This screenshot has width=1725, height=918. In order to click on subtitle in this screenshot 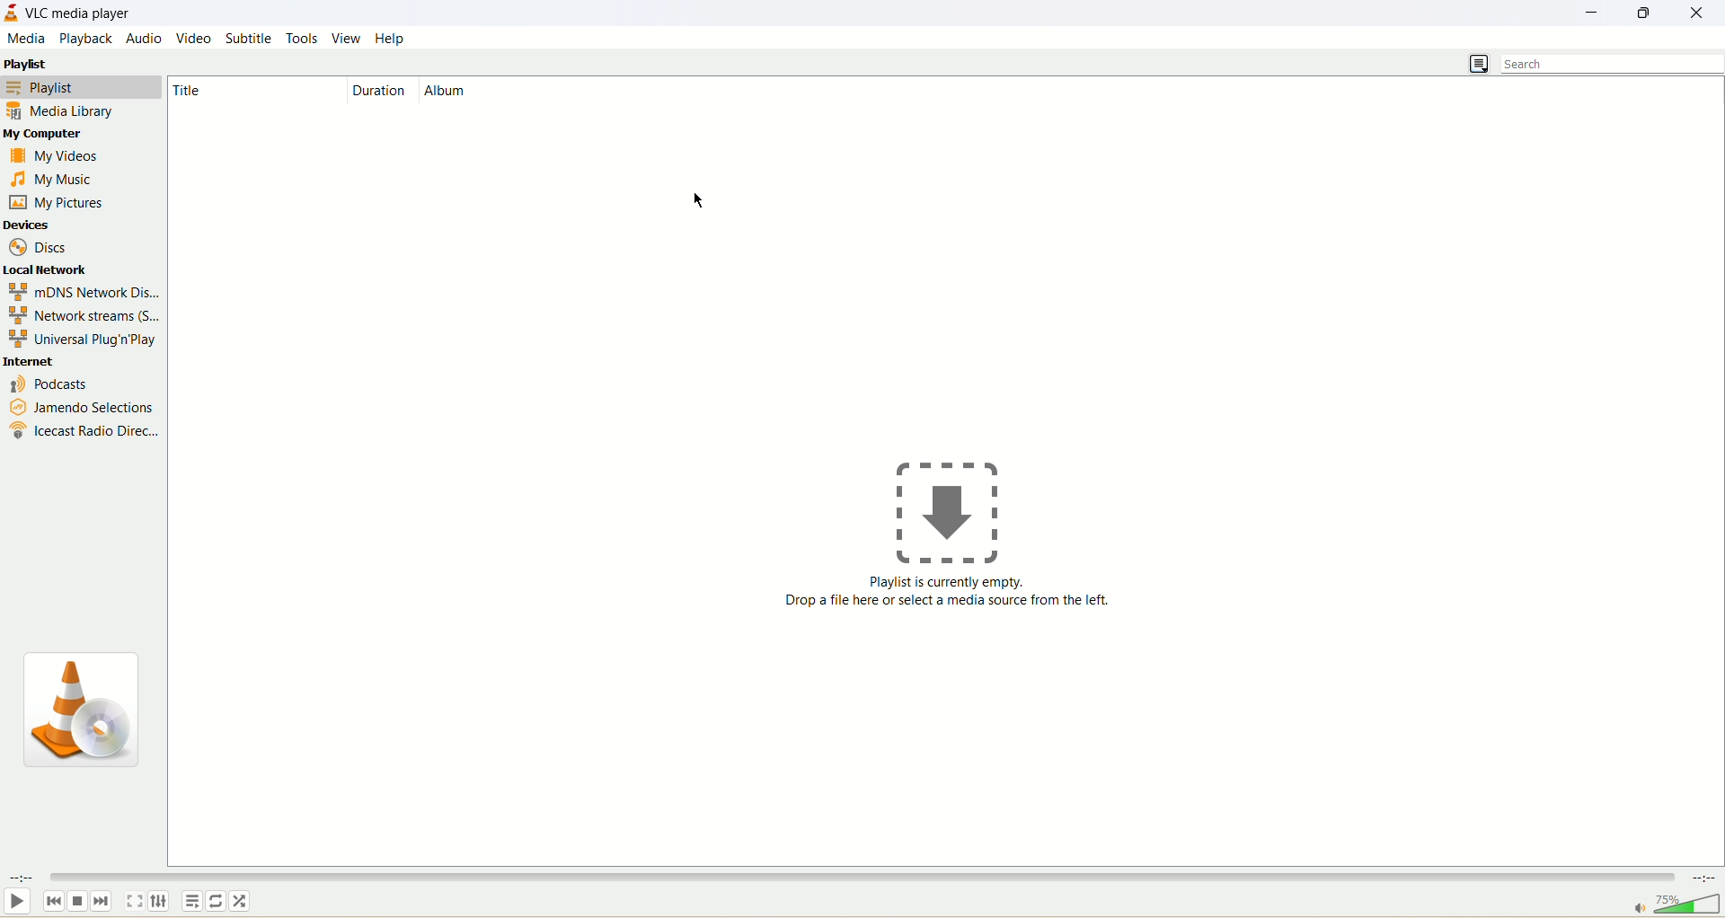, I will do `click(249, 36)`.